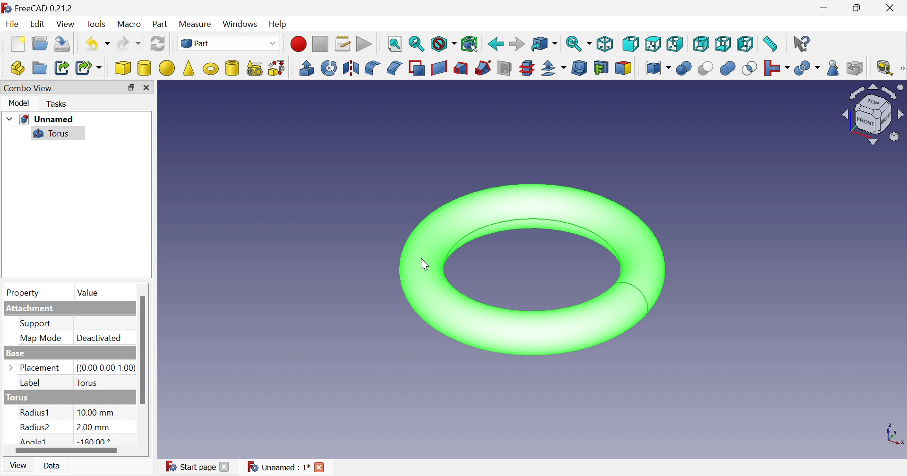 This screenshot has width=907, height=476. Describe the element at coordinates (654, 43) in the screenshot. I see `Top` at that location.